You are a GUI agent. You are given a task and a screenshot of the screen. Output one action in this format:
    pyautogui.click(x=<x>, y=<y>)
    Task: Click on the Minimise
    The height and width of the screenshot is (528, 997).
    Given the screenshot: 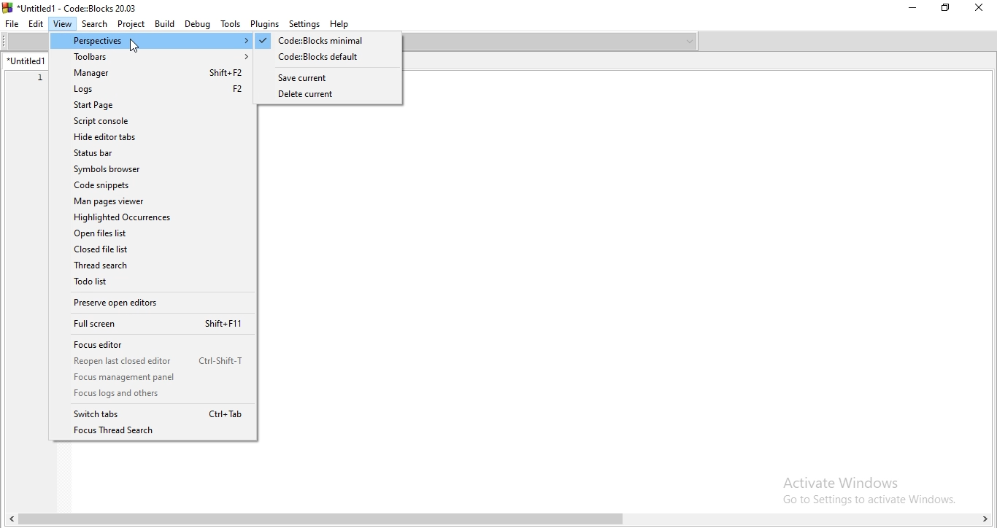 What is the action you would take?
    pyautogui.click(x=912, y=9)
    